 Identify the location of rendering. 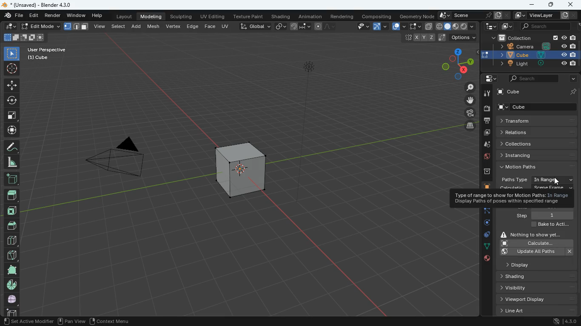
(342, 17).